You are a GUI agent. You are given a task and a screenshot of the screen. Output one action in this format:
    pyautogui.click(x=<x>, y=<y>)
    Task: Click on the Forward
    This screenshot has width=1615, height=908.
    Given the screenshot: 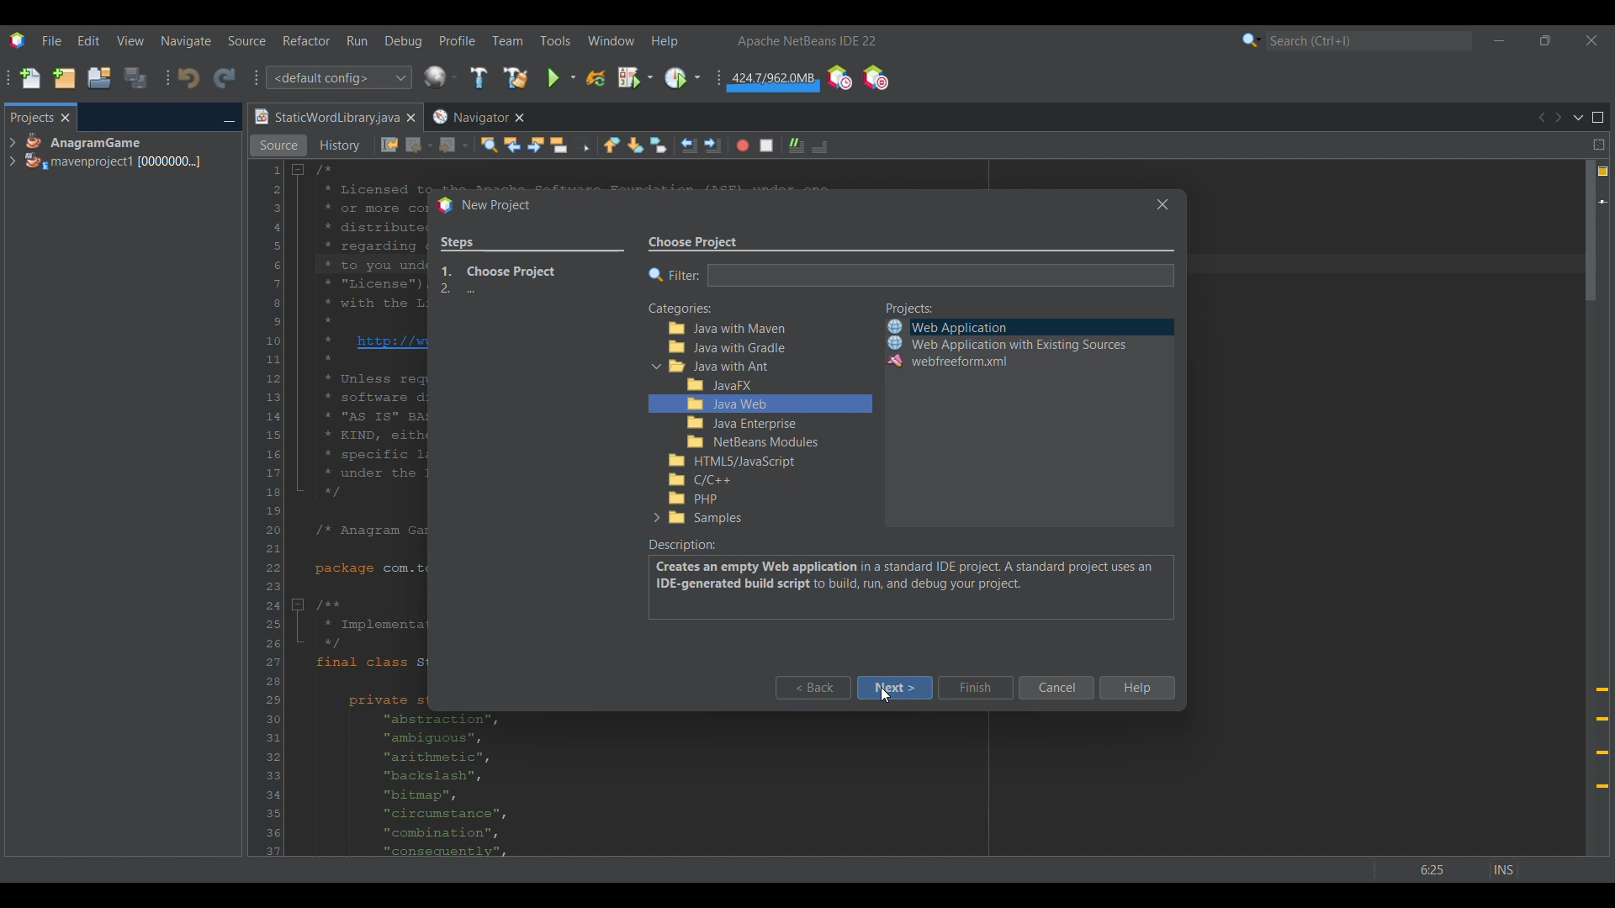 What is the action you would take?
    pyautogui.click(x=453, y=145)
    